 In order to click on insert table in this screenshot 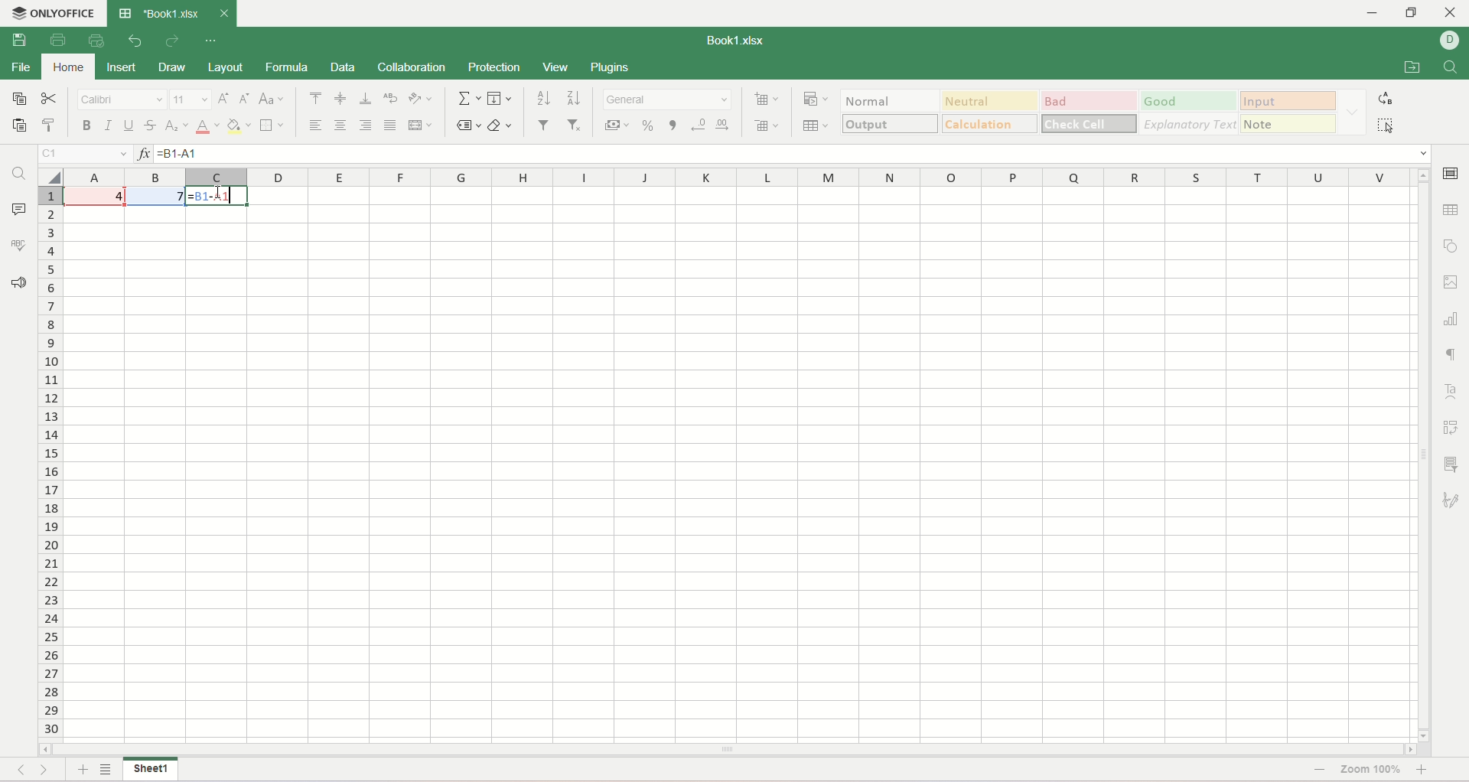, I will do `click(816, 123)`.